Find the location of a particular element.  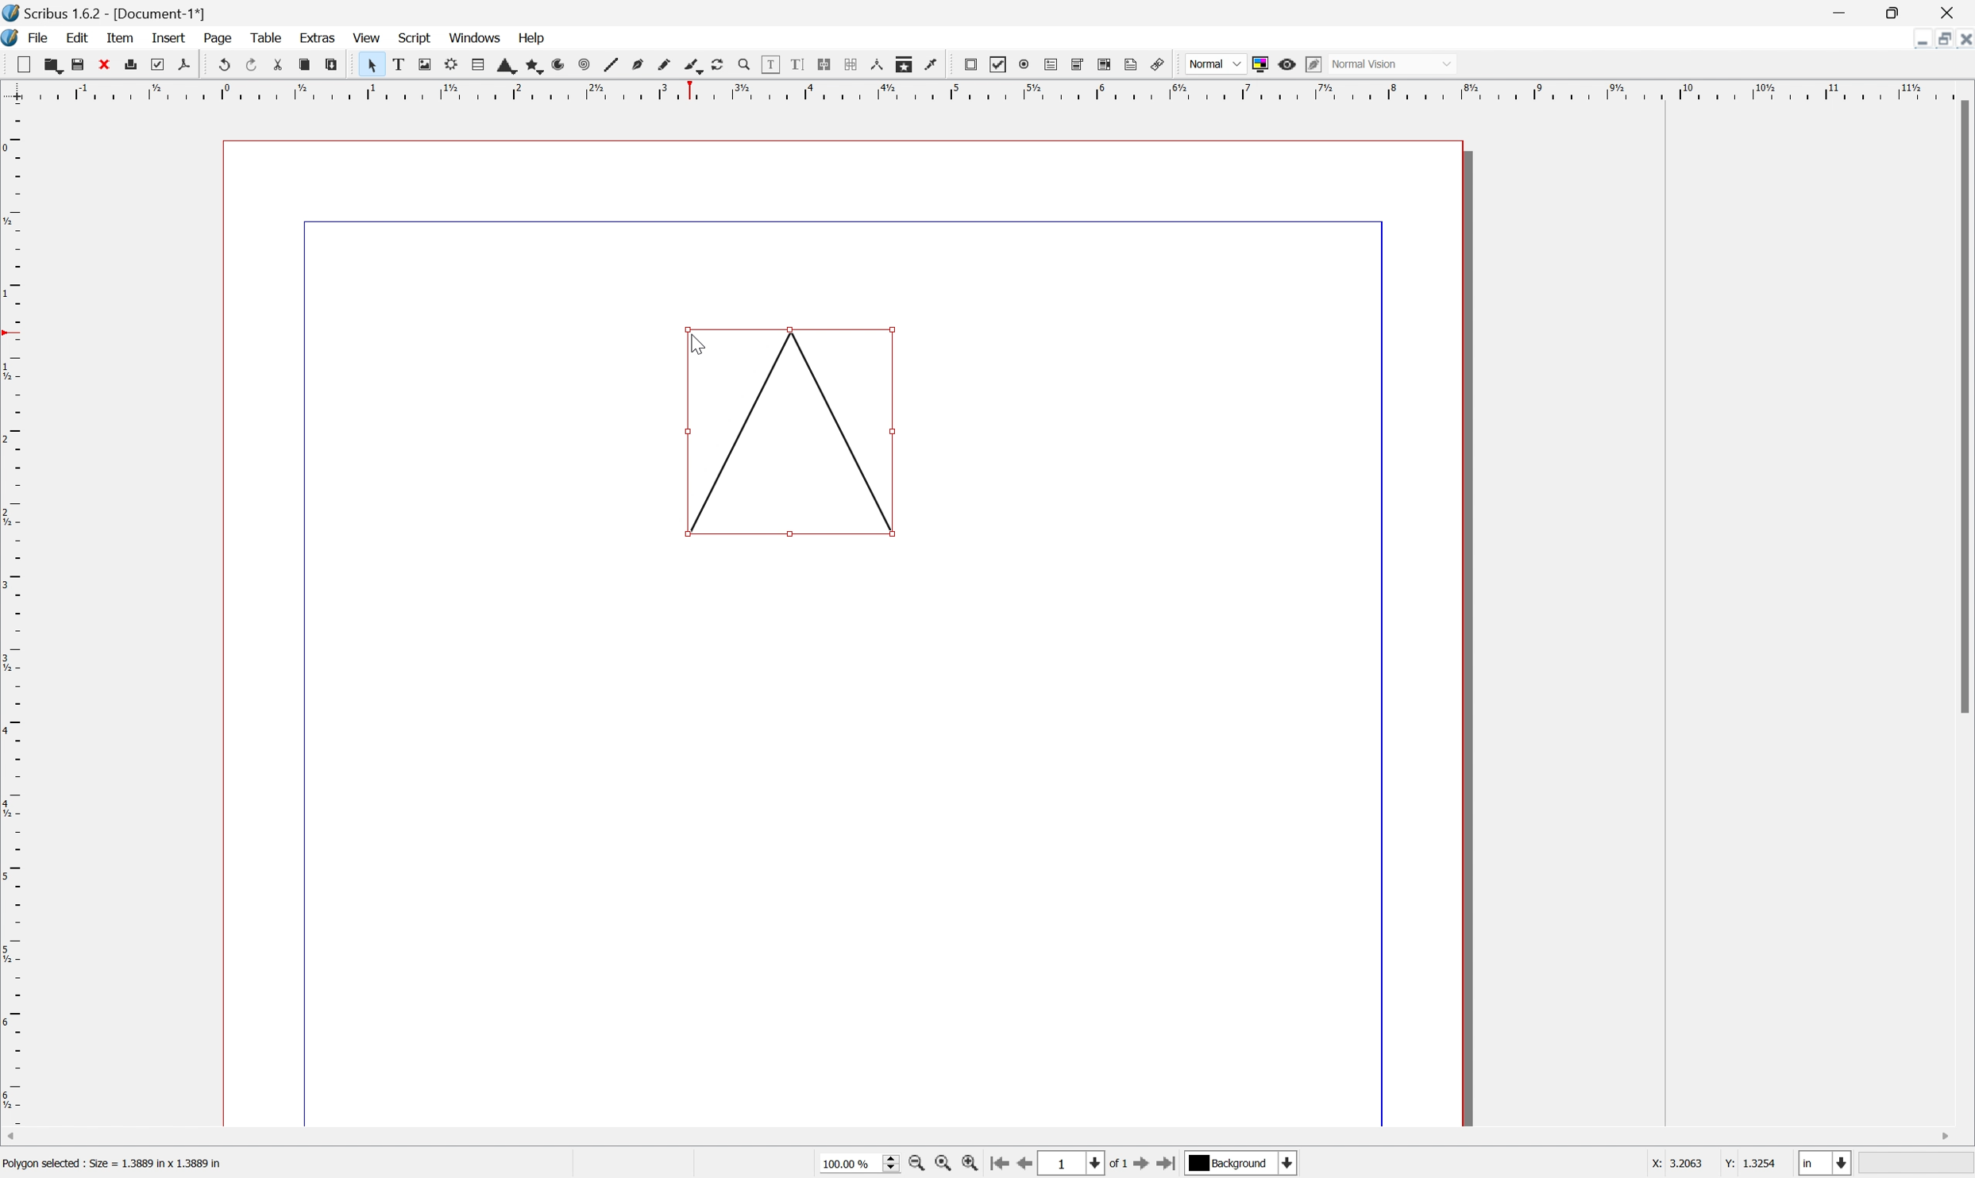

Edit is located at coordinates (79, 37).